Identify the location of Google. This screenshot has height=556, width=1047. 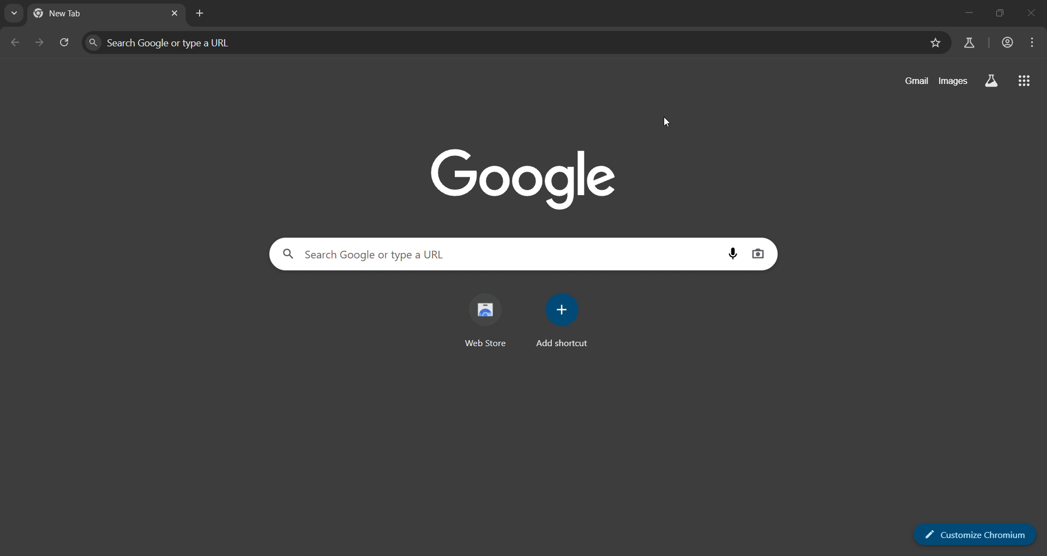
(524, 175).